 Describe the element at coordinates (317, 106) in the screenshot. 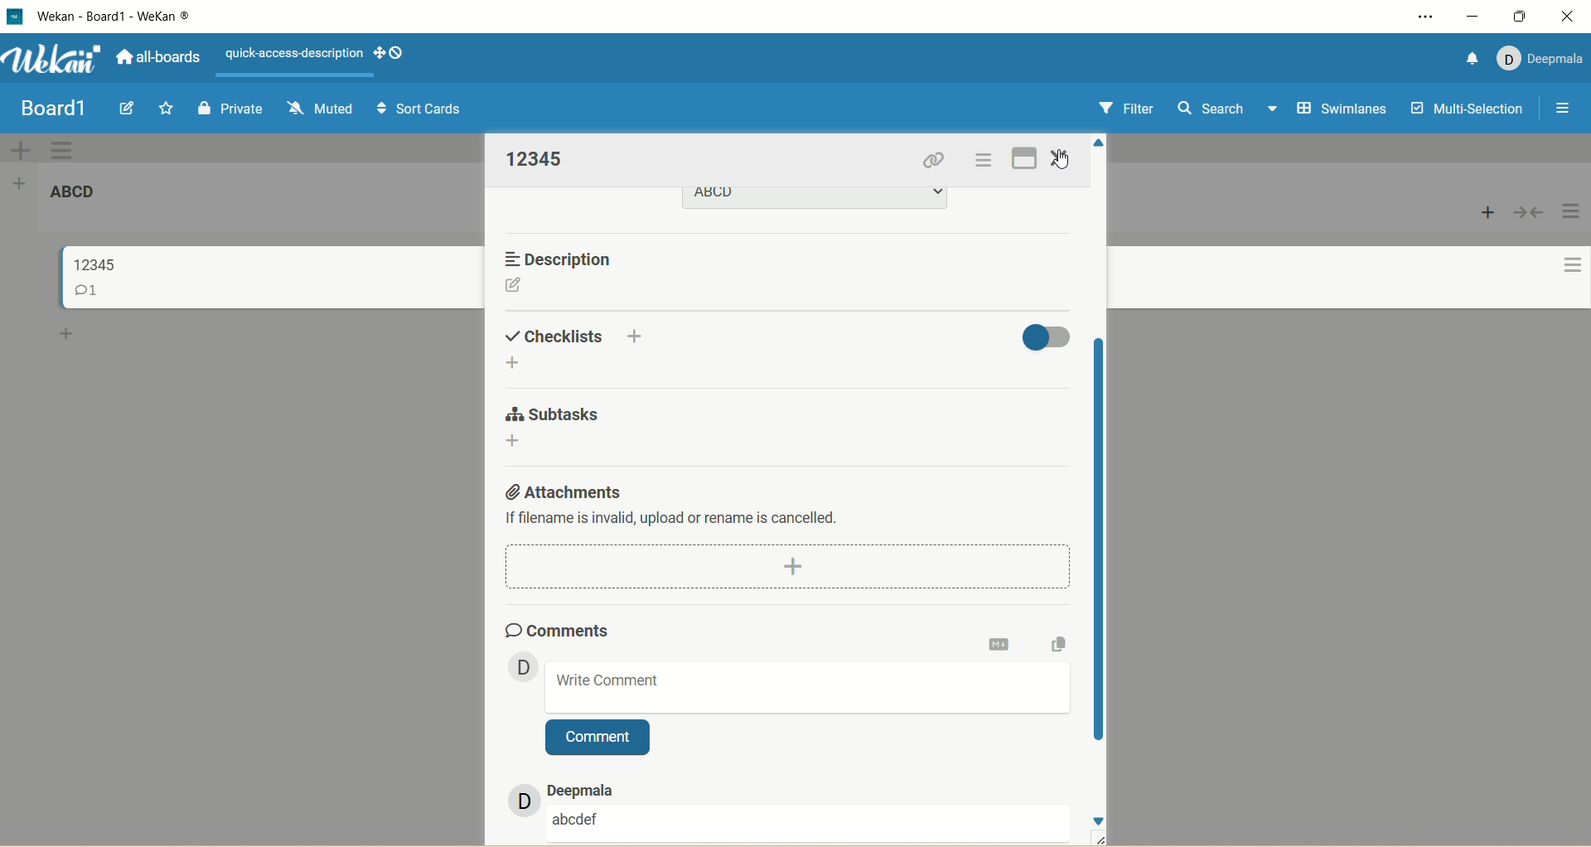

I see `muted` at that location.